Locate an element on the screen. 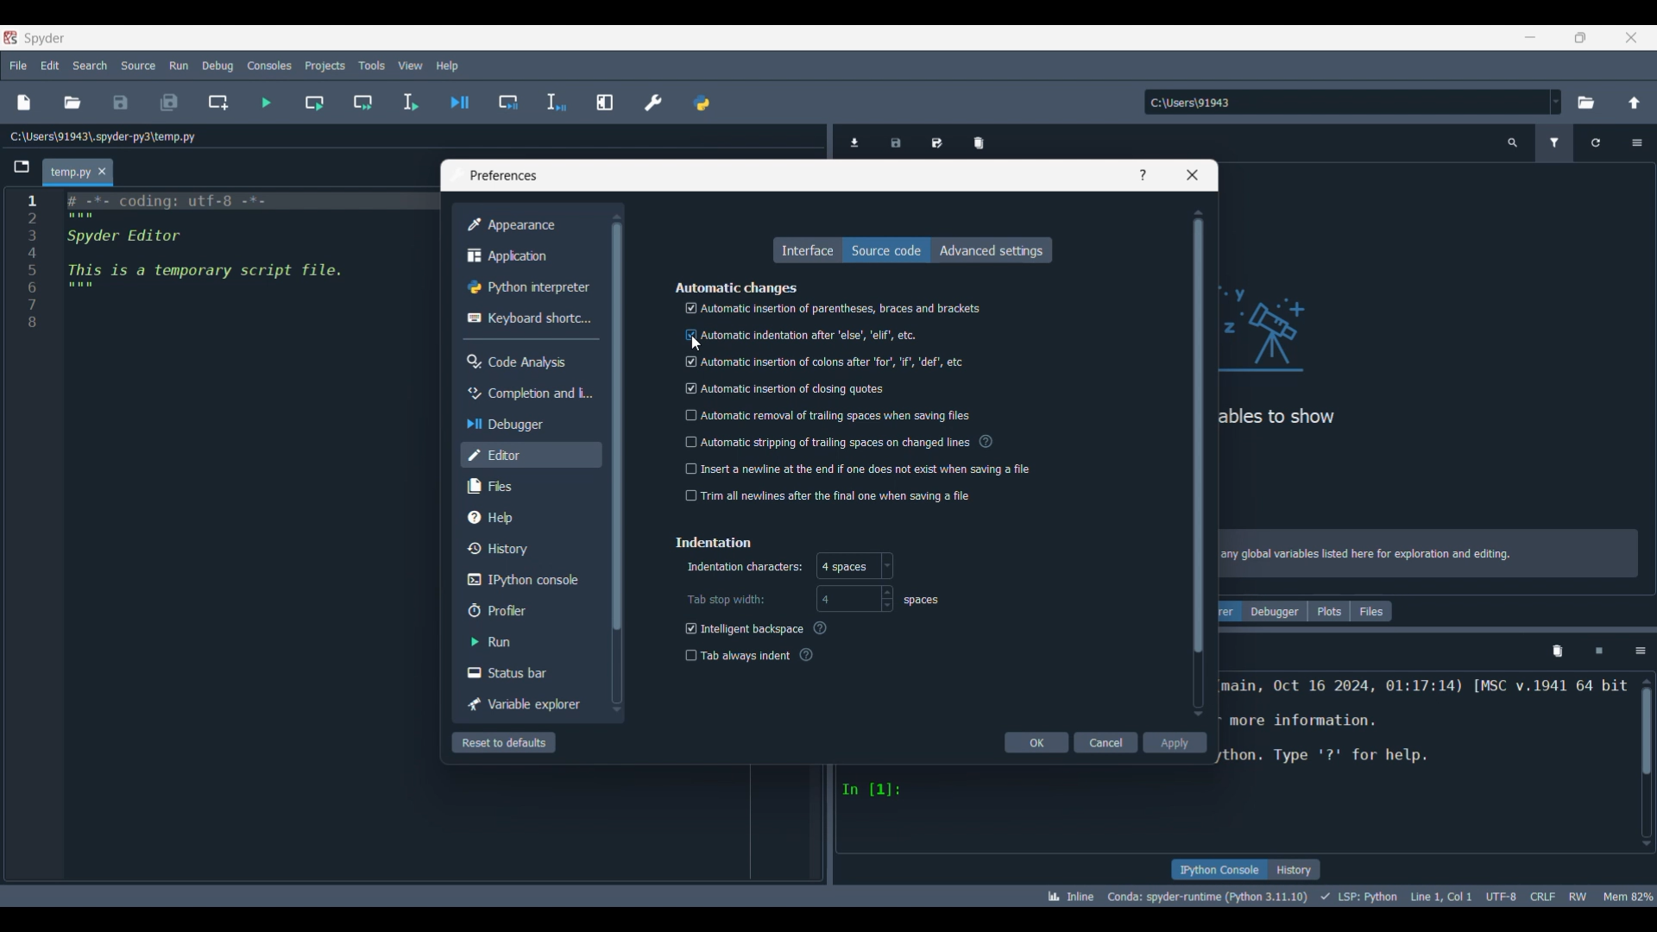  Debug menu is located at coordinates (218, 66).